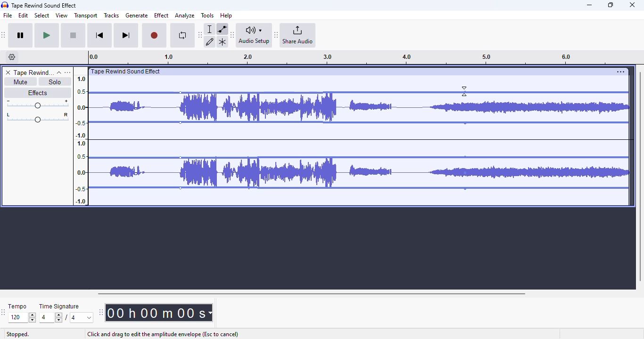 The image size is (644, 339). What do you see at coordinates (322, 137) in the screenshot?
I see `Volume of track reduced` at bounding box center [322, 137].